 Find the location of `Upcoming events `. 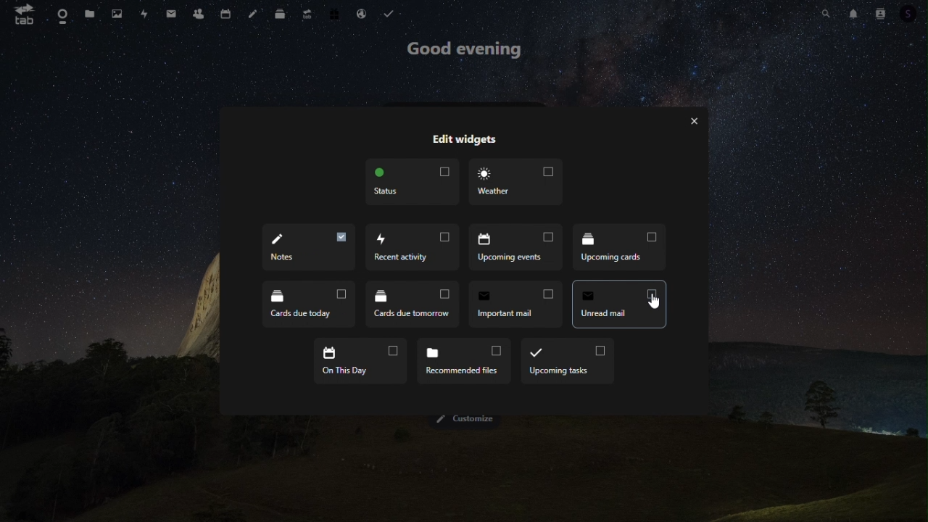

Upcoming events  is located at coordinates (409, 247).